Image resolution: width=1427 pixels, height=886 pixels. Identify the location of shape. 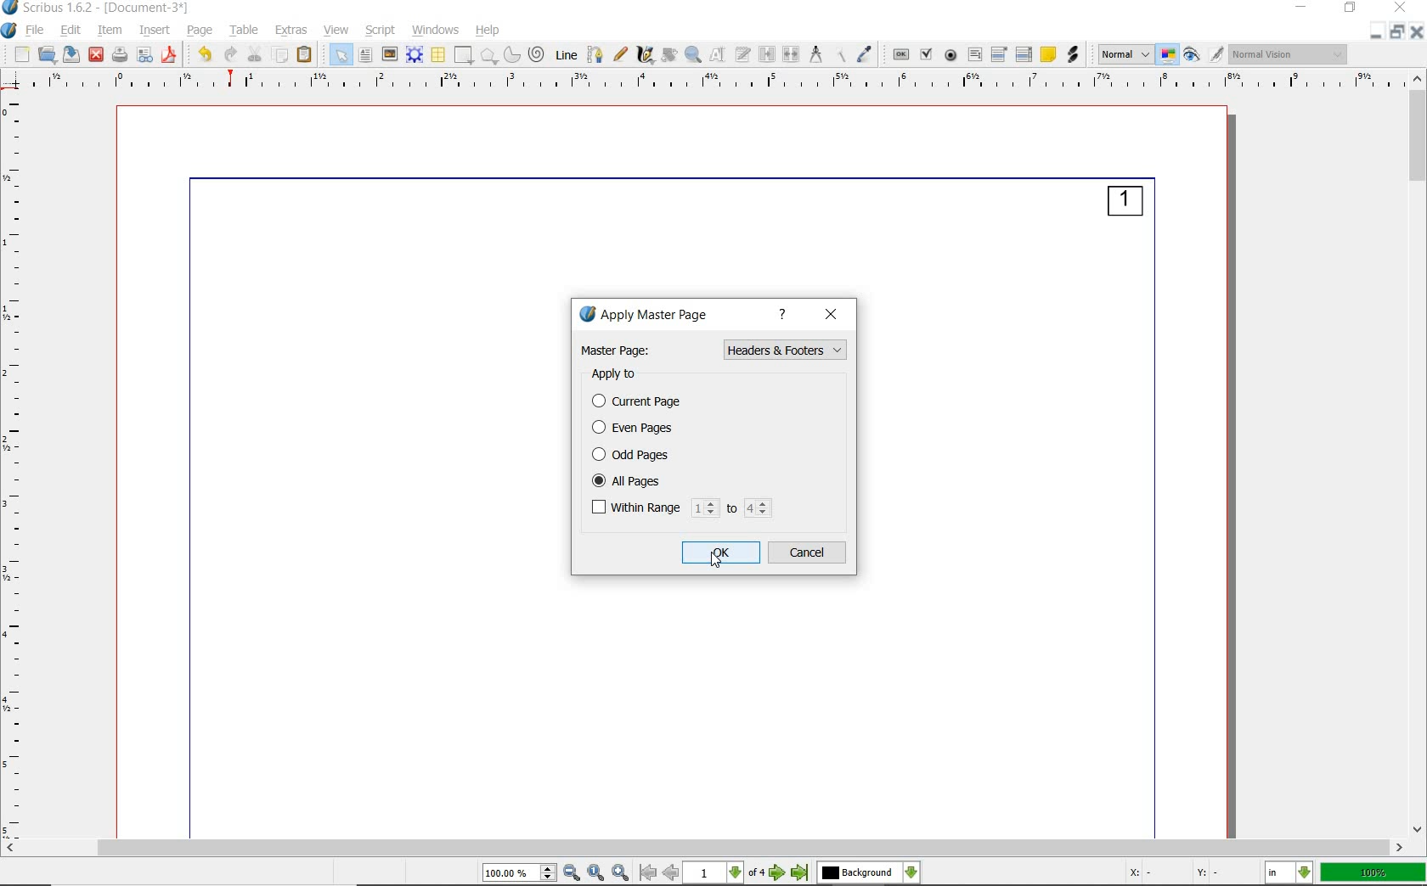
(464, 55).